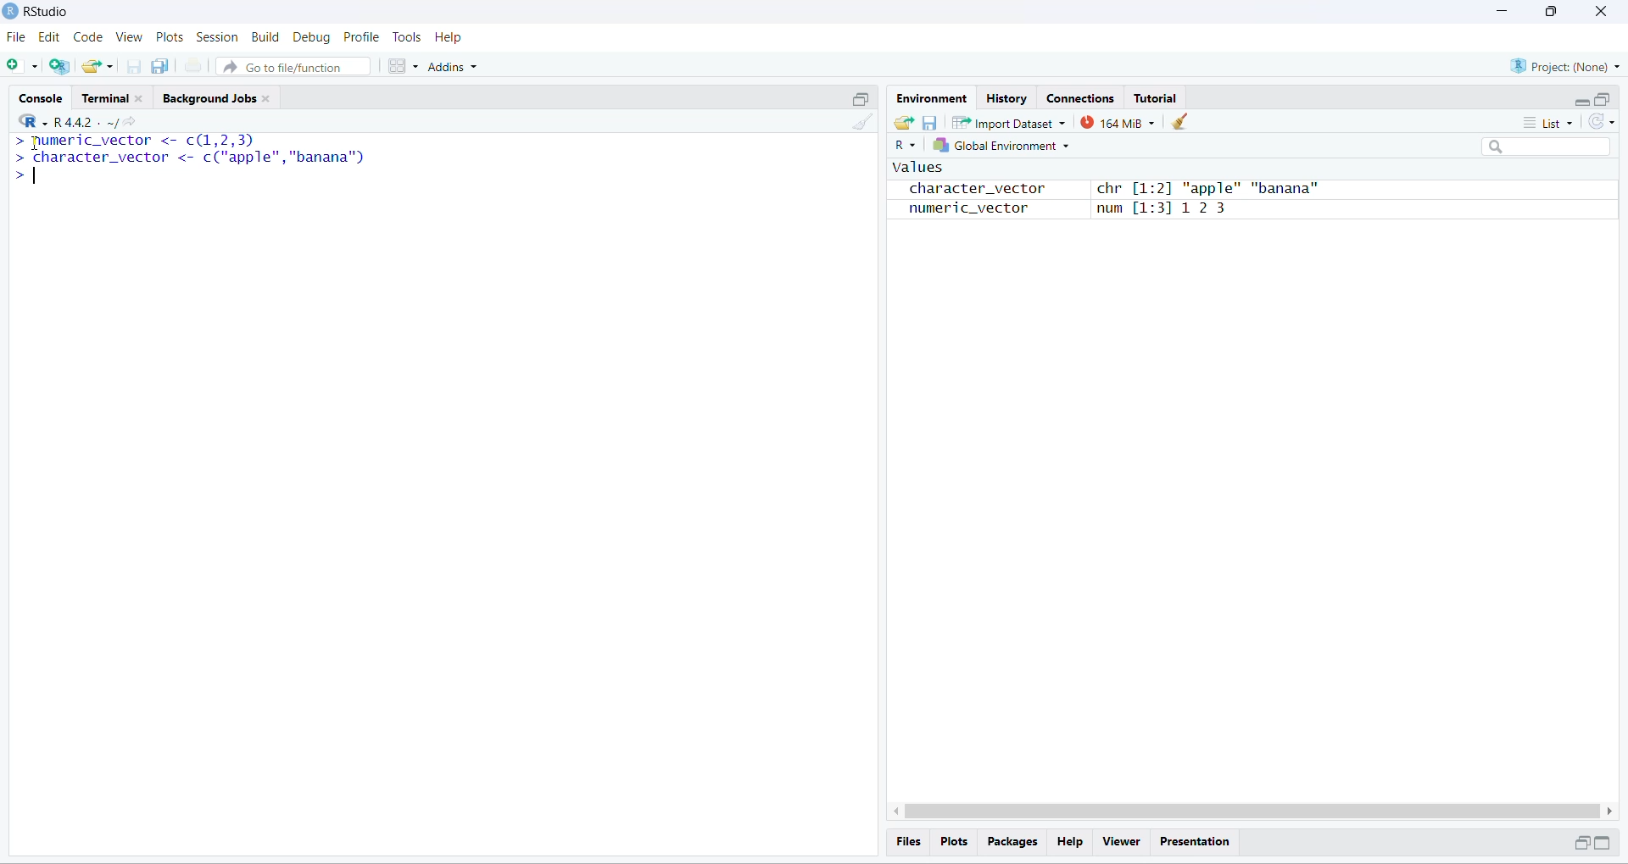 Image resolution: width=1628 pixels, height=864 pixels. Describe the element at coordinates (361, 37) in the screenshot. I see `Profile` at that location.